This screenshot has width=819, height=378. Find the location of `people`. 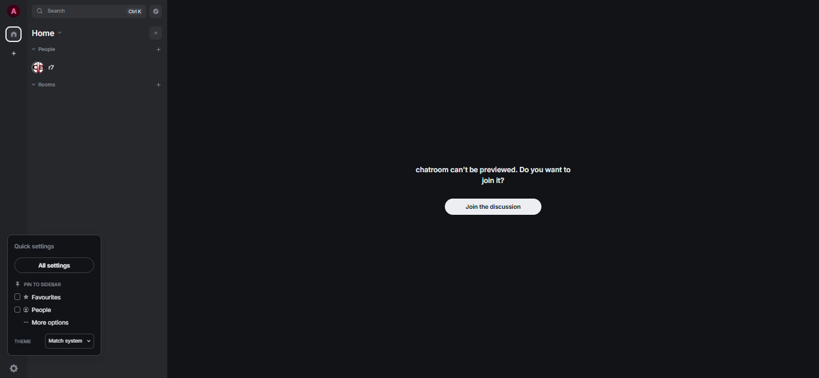

people is located at coordinates (48, 67).